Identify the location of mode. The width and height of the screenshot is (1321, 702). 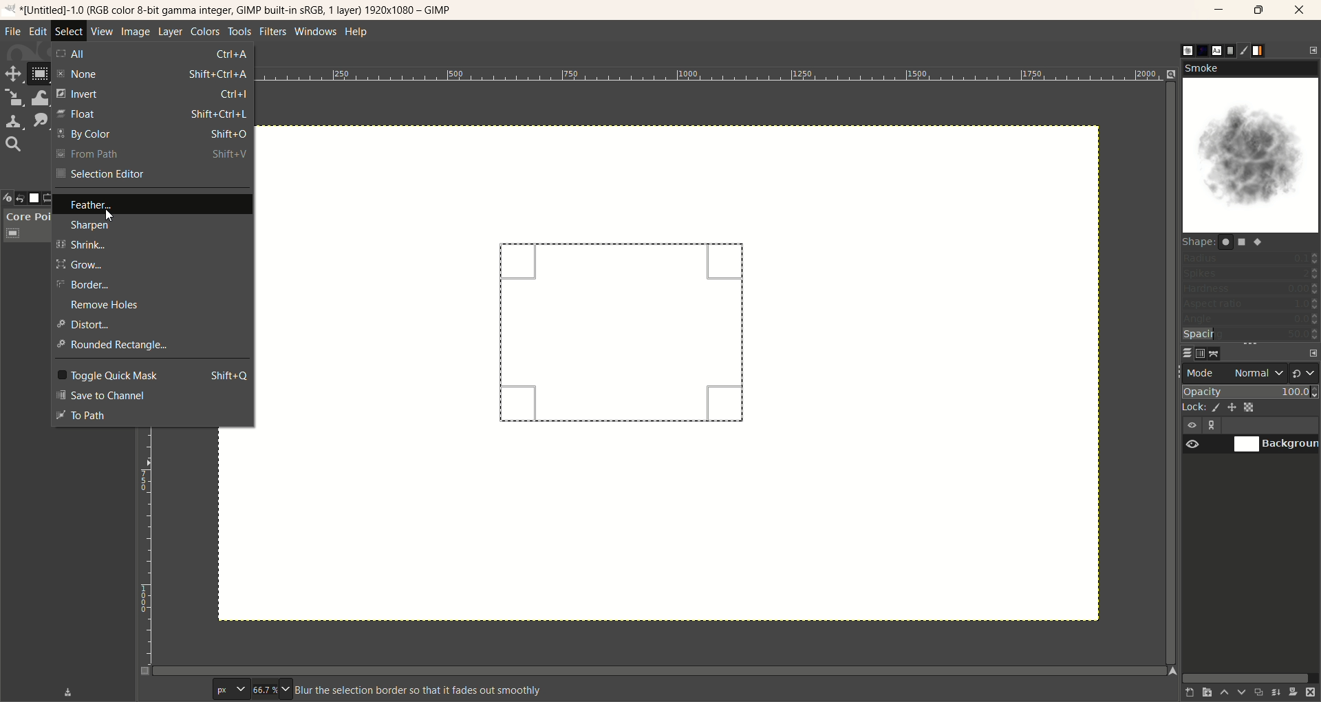
(1199, 372).